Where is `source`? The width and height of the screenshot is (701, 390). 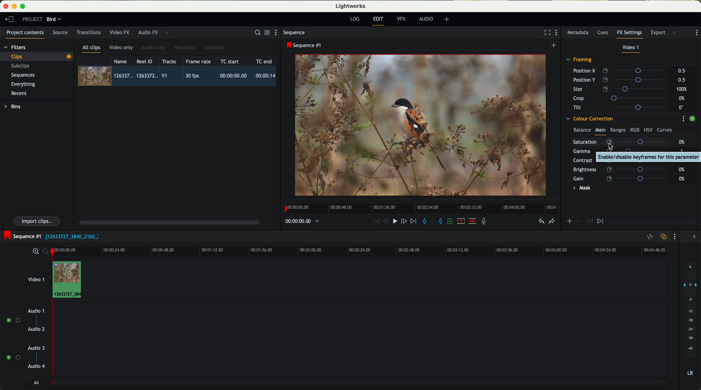
source is located at coordinates (60, 33).